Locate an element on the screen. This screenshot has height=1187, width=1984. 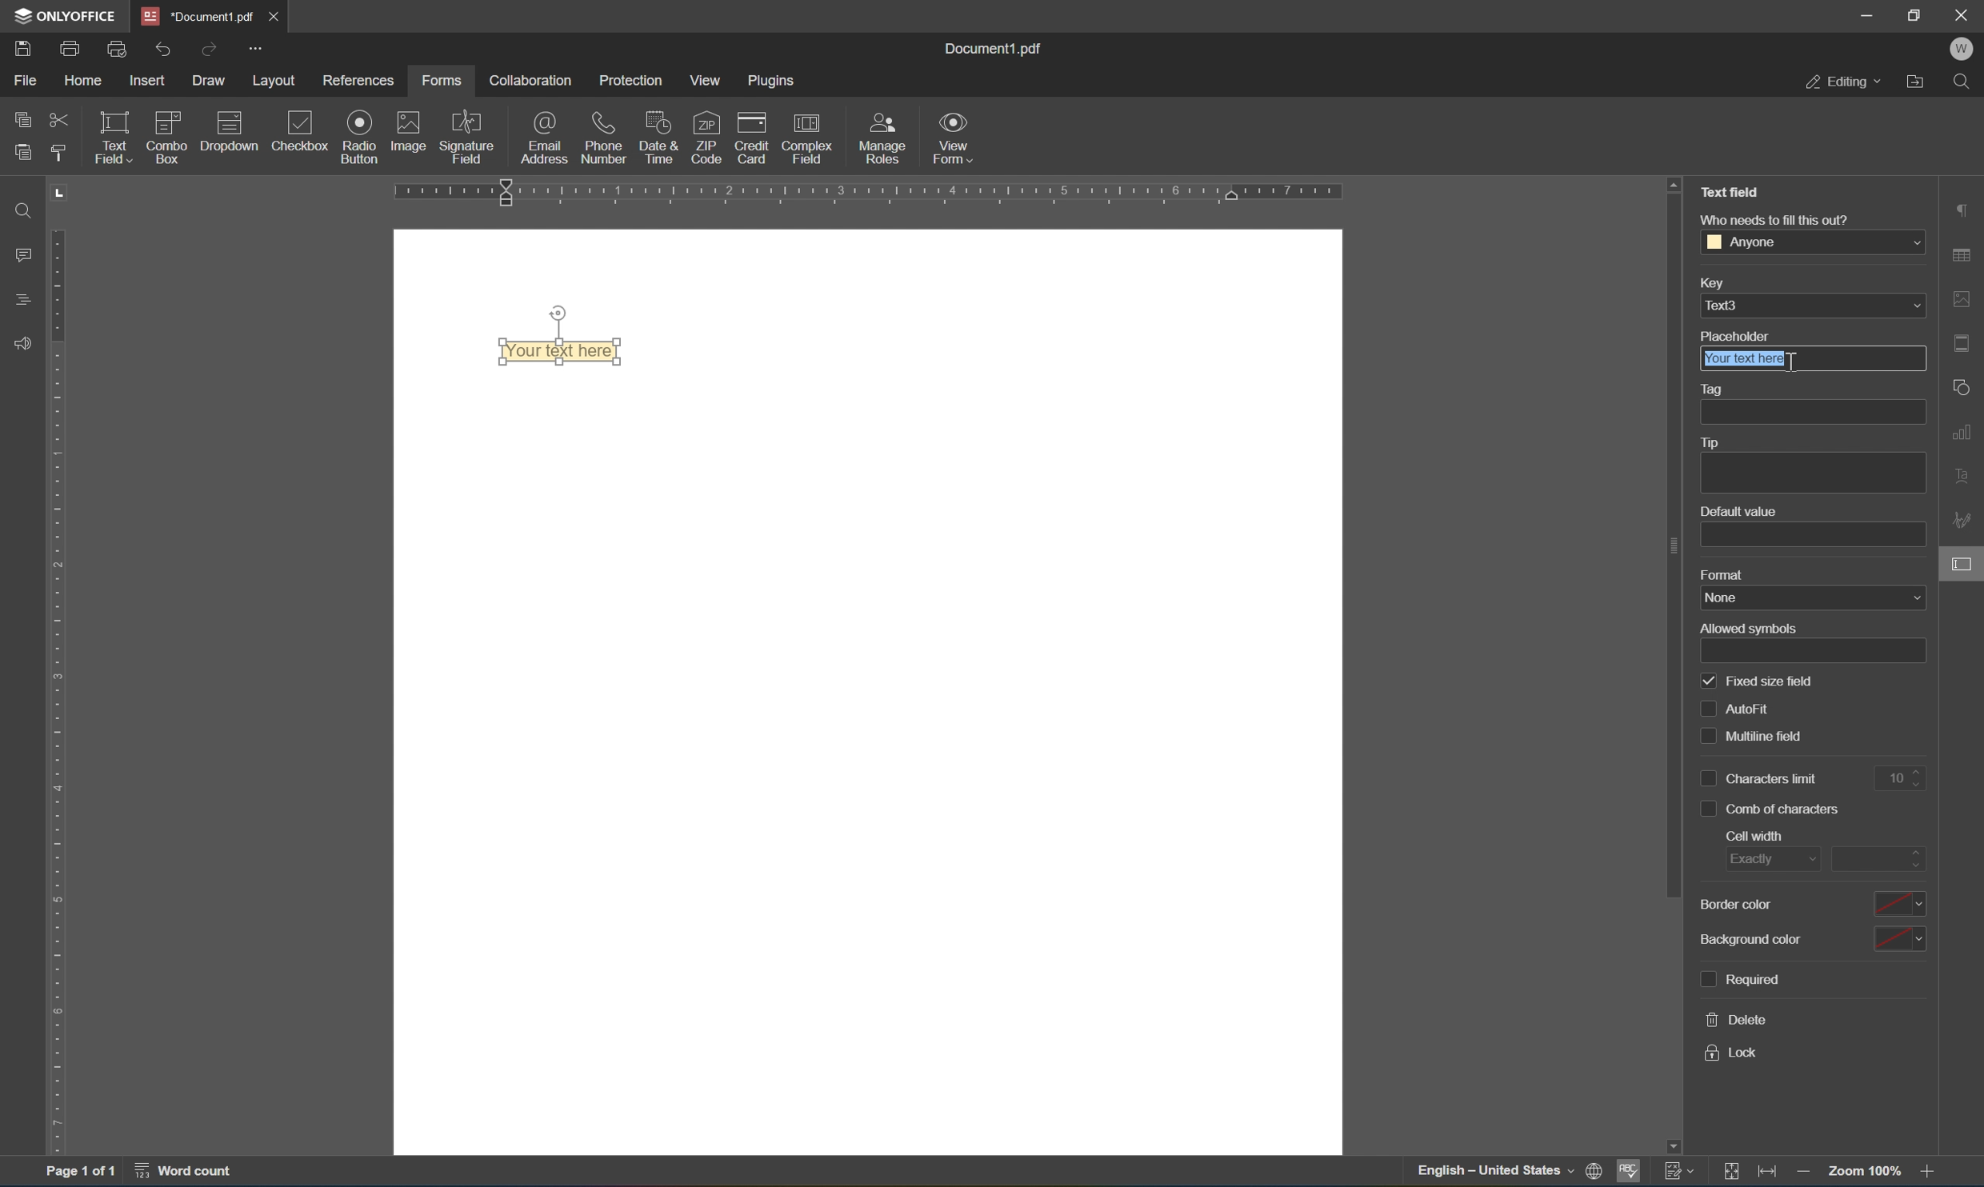
document1 is located at coordinates (202, 15).